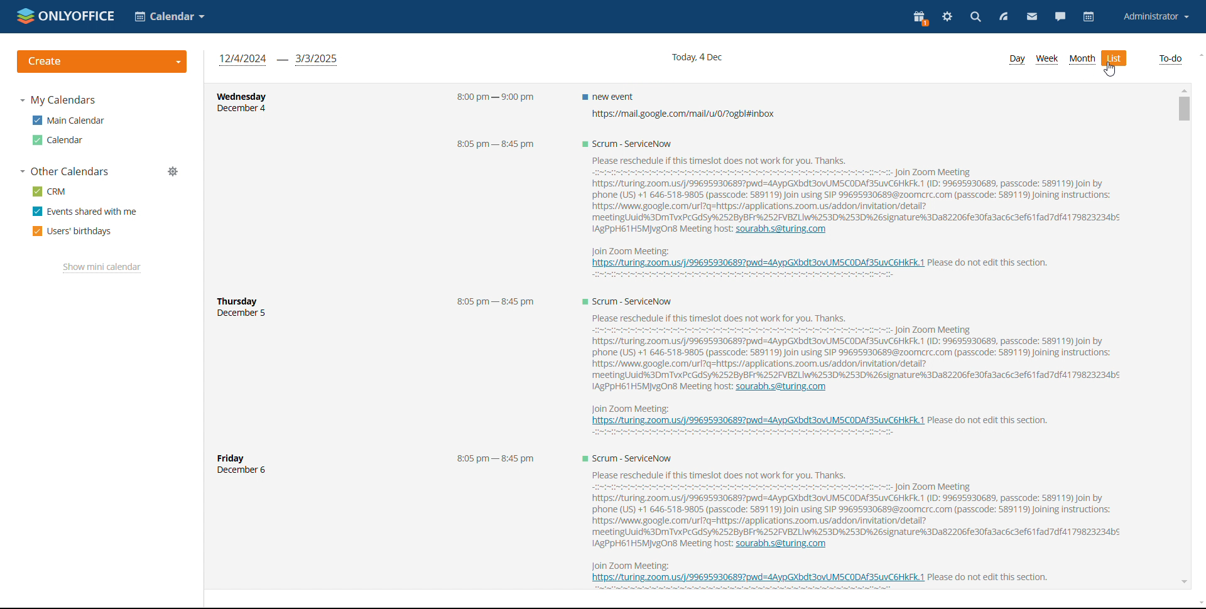  I want to click on Please do not edit this section., so click(991, 420).